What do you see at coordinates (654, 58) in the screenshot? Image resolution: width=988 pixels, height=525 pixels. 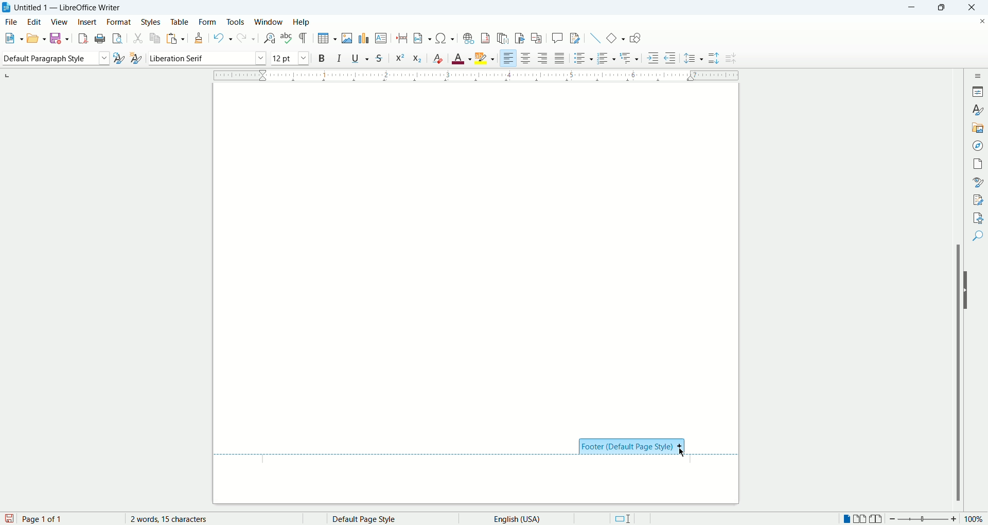 I see `increase indent` at bounding box center [654, 58].